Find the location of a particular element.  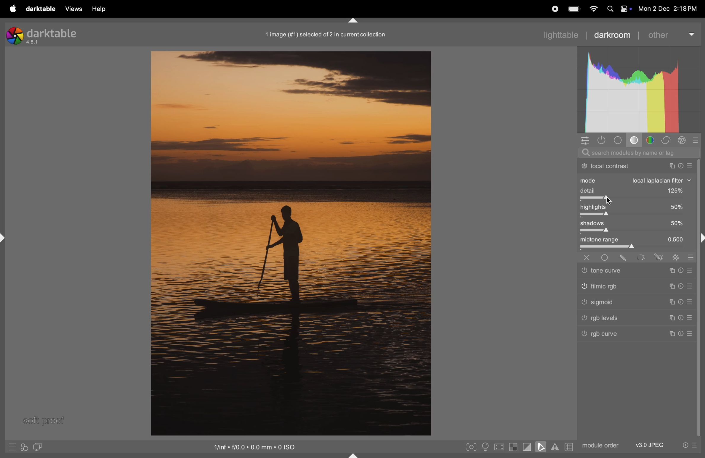

sign  is located at coordinates (680, 302).